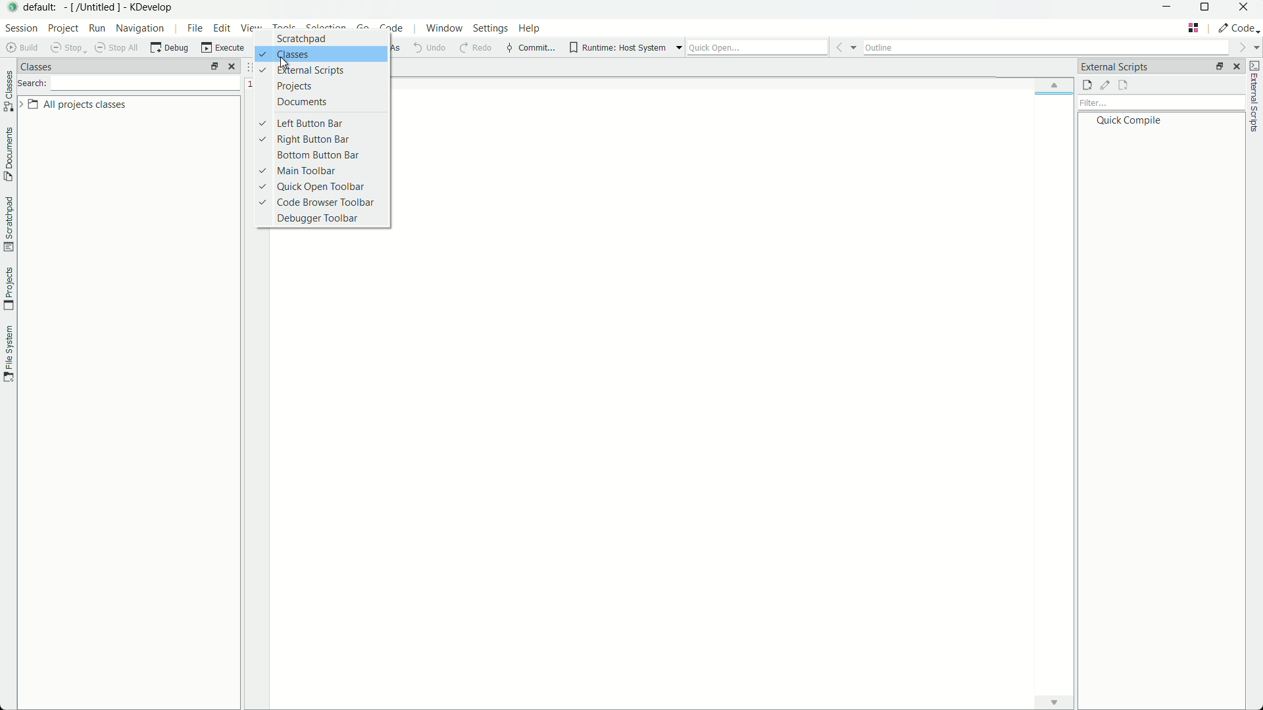 Image resolution: width=1263 pixels, height=710 pixels. Describe the element at coordinates (195, 27) in the screenshot. I see `file menu` at that location.